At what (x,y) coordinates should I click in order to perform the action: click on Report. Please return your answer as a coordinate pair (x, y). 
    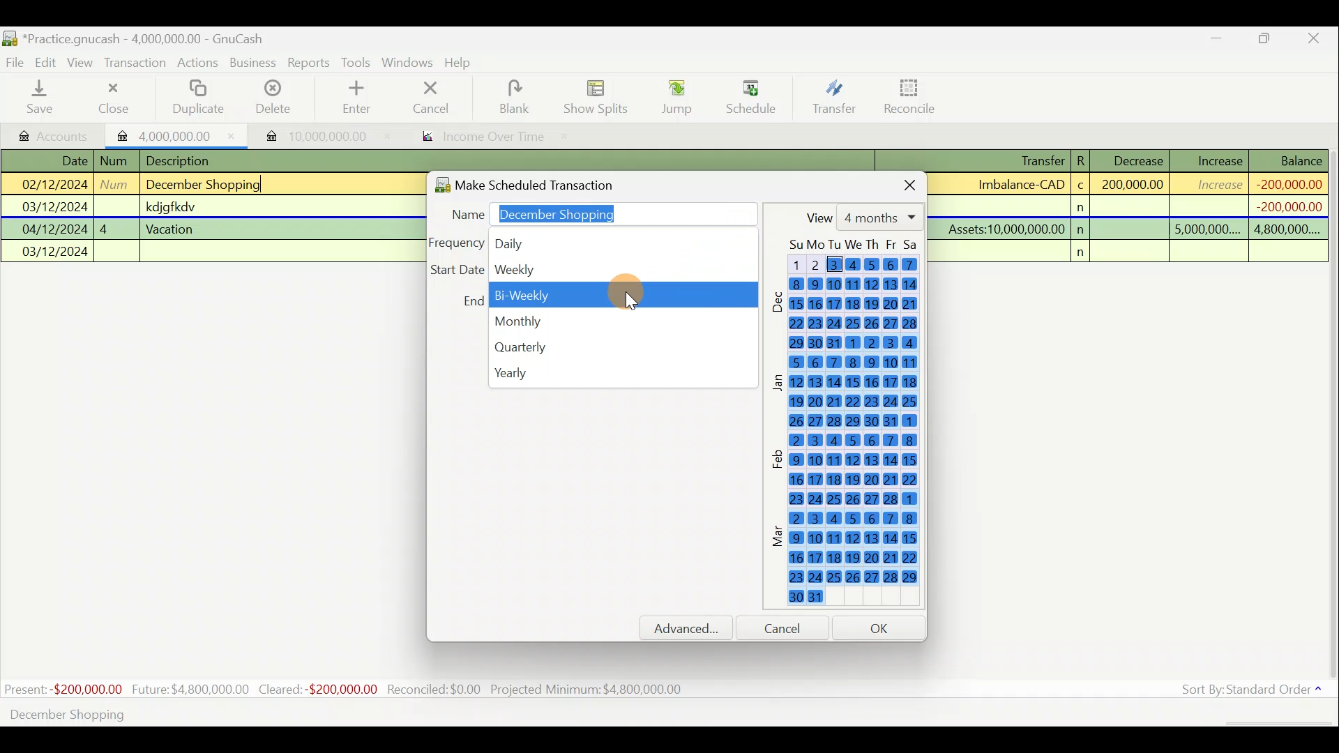
    Looking at the image, I should click on (478, 138).